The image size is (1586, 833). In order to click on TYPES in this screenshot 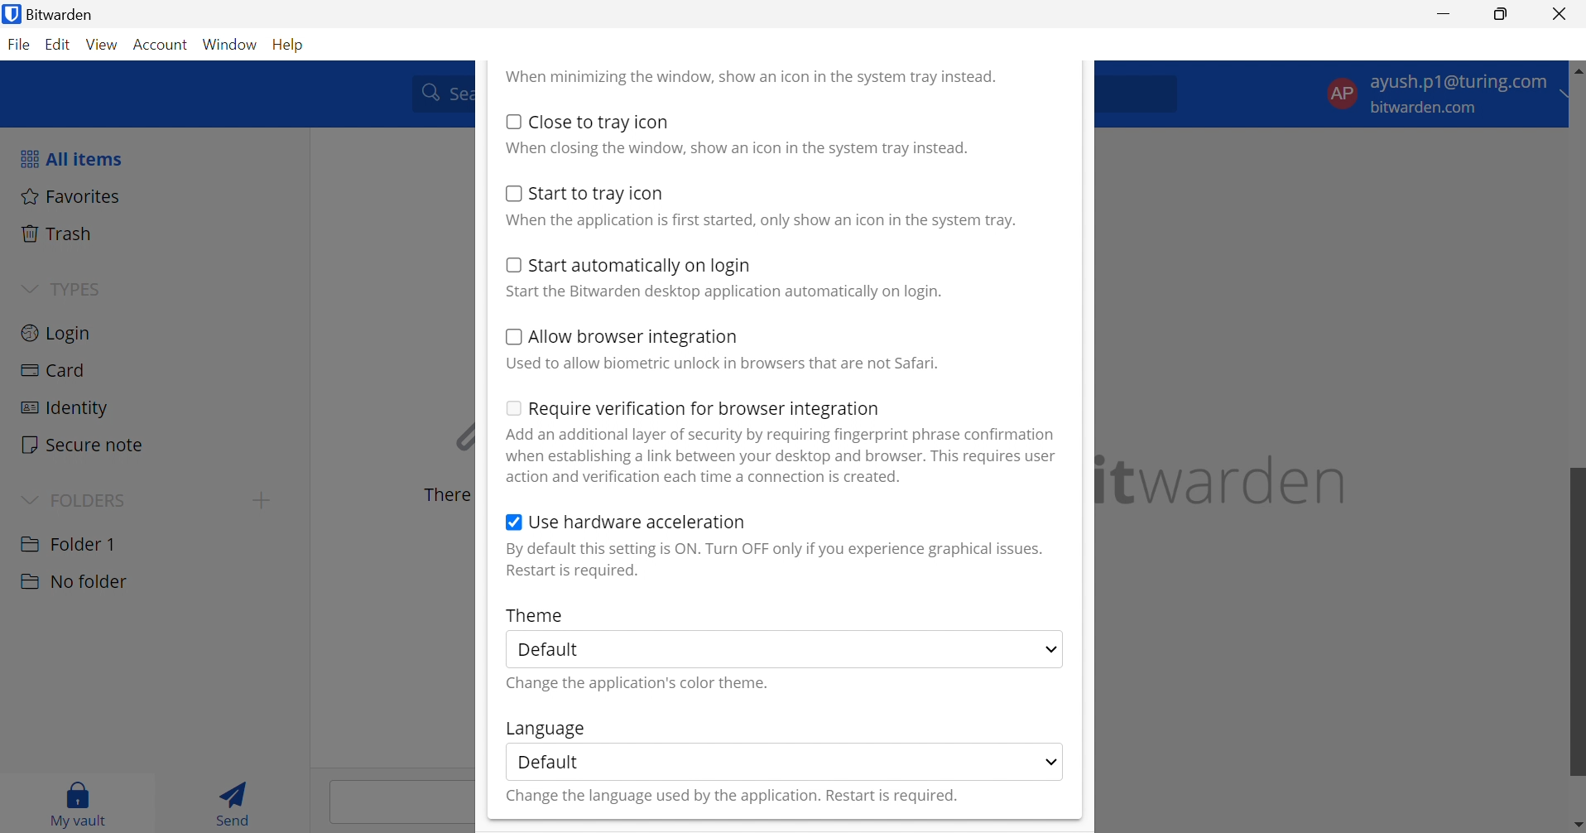, I will do `click(73, 289)`.